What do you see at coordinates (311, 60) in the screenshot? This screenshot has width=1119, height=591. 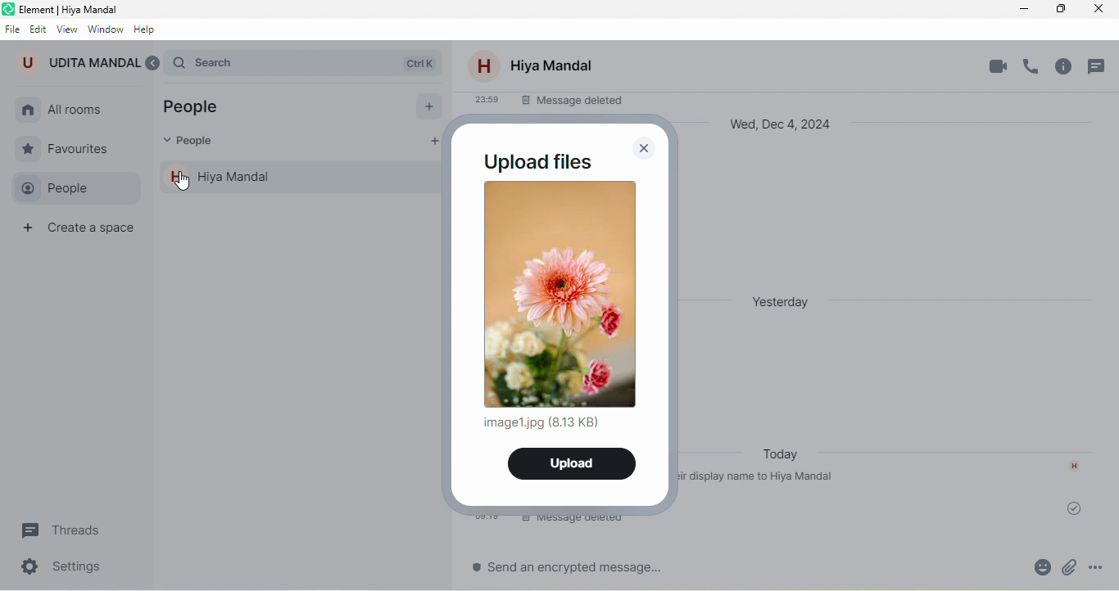 I see `search` at bounding box center [311, 60].